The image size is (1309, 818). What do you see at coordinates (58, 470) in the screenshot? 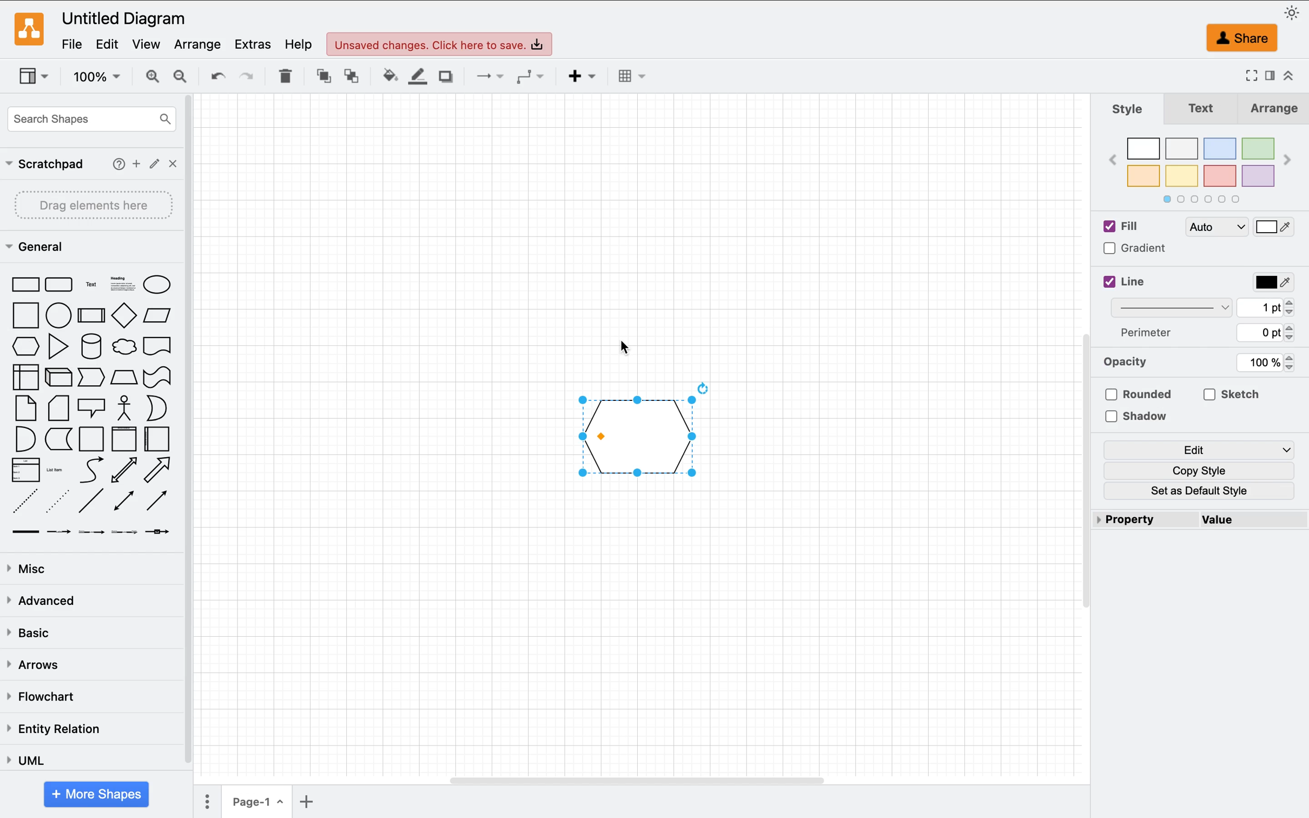
I see `list item` at bounding box center [58, 470].